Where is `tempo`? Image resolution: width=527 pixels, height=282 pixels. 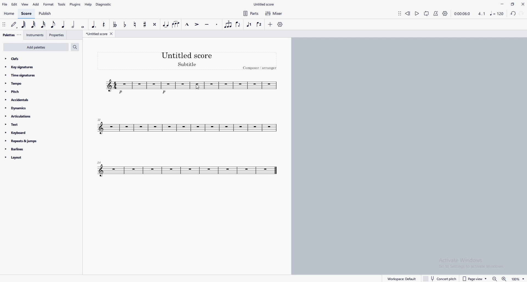
tempo is located at coordinates (35, 83).